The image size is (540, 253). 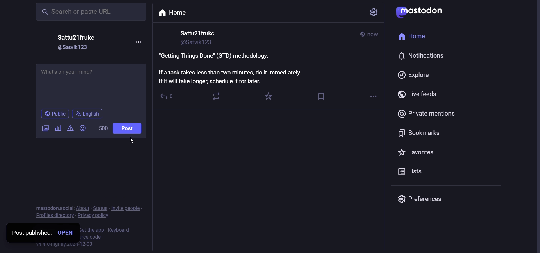 What do you see at coordinates (417, 36) in the screenshot?
I see `home` at bounding box center [417, 36].